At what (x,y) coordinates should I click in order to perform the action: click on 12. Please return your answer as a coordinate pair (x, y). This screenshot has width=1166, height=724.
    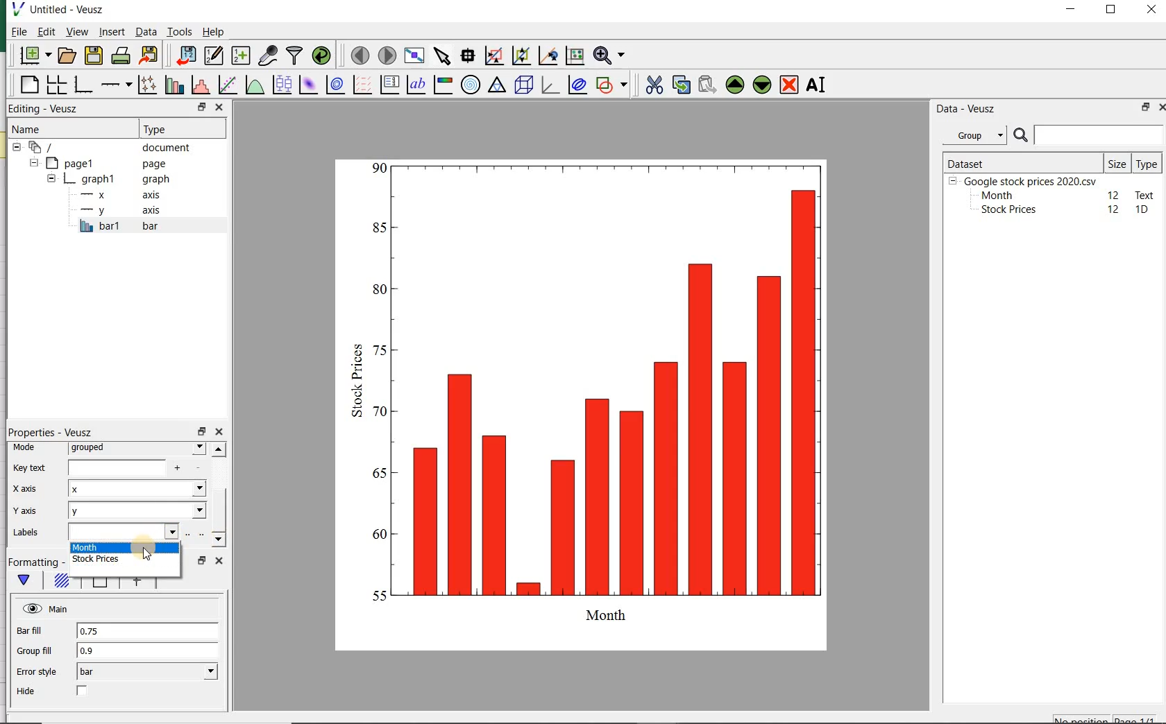
    Looking at the image, I should click on (1114, 194).